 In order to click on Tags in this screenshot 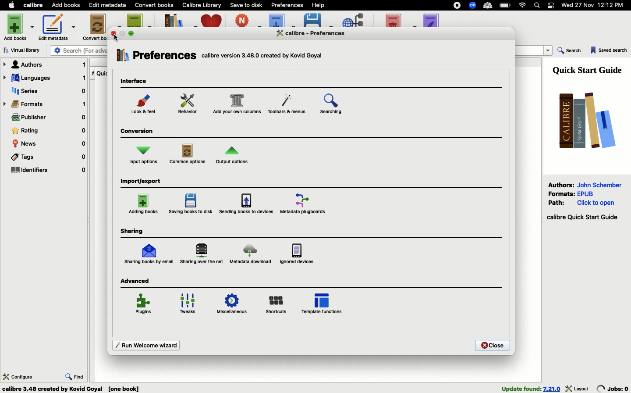, I will do `click(47, 158)`.